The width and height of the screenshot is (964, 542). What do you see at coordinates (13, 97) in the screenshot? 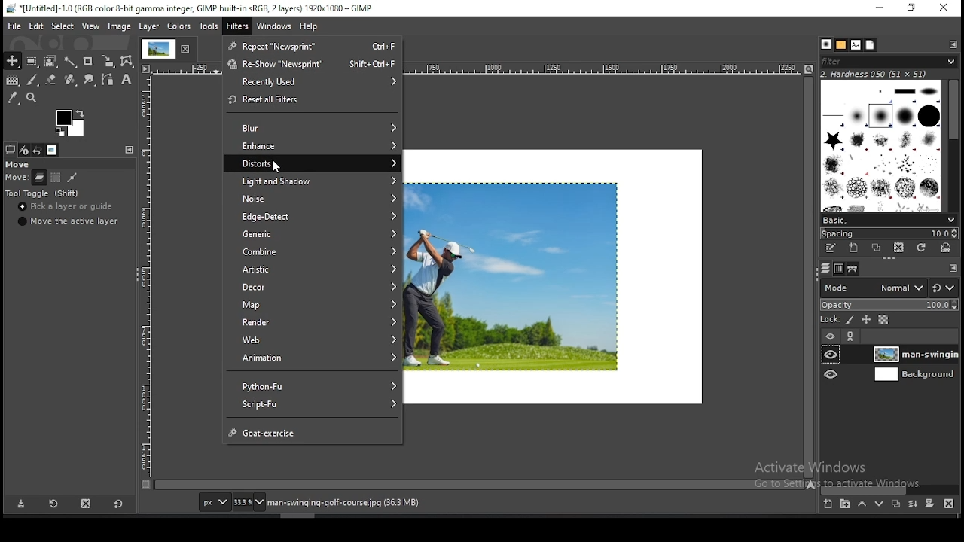
I see `color picker tool` at bounding box center [13, 97].